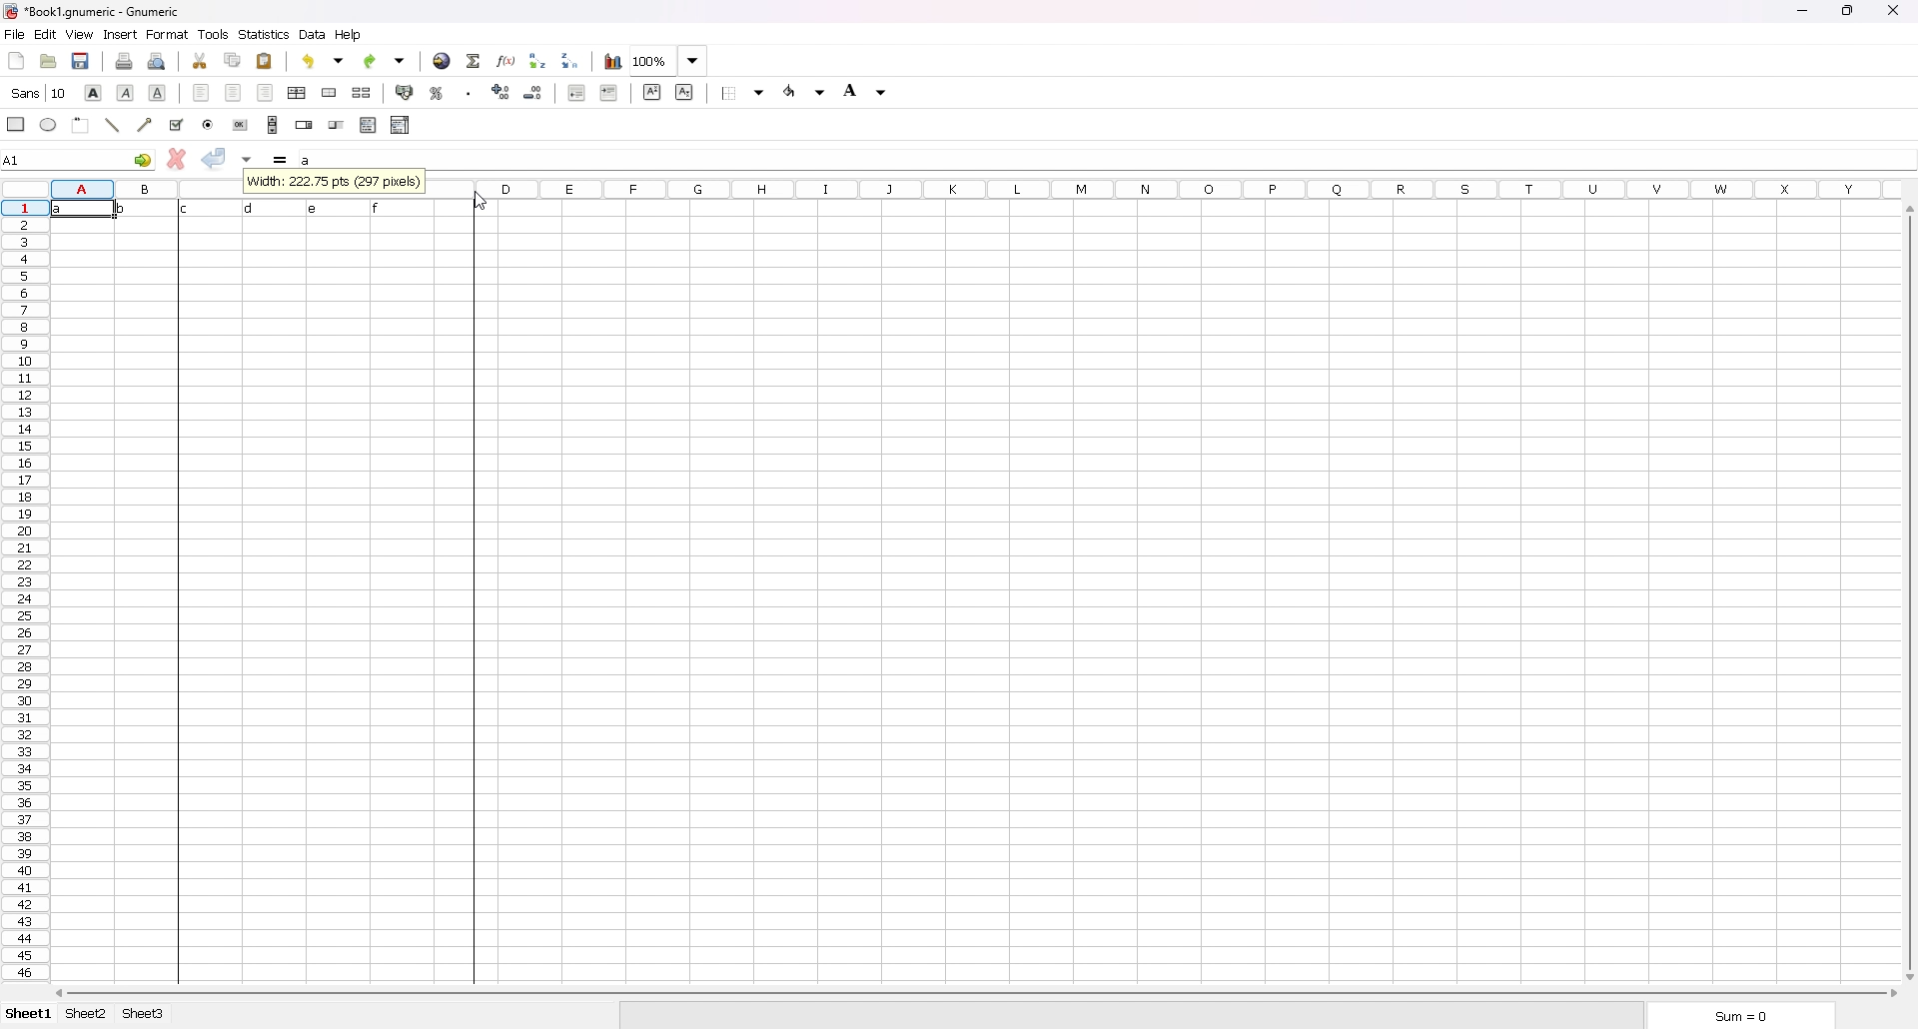  I want to click on info, so click(336, 183).